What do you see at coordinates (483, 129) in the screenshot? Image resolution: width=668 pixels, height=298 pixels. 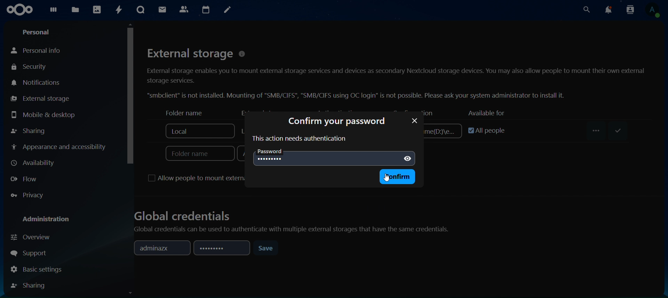 I see `all people` at bounding box center [483, 129].